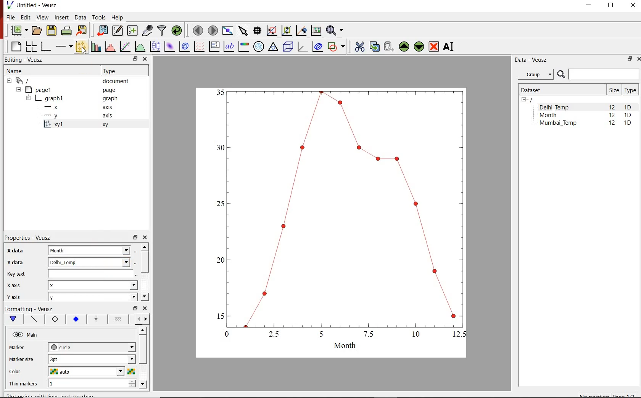  What do you see at coordinates (638, 59) in the screenshot?
I see `CLOSE` at bounding box center [638, 59].